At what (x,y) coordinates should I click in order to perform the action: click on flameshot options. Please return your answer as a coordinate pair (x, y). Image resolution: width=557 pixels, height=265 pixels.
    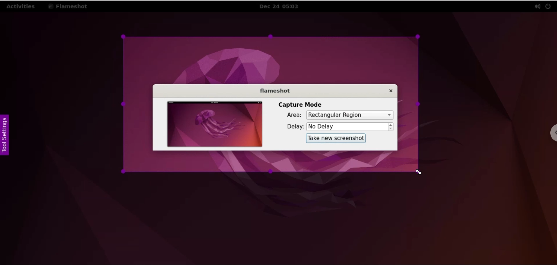
    Looking at the image, I should click on (69, 6).